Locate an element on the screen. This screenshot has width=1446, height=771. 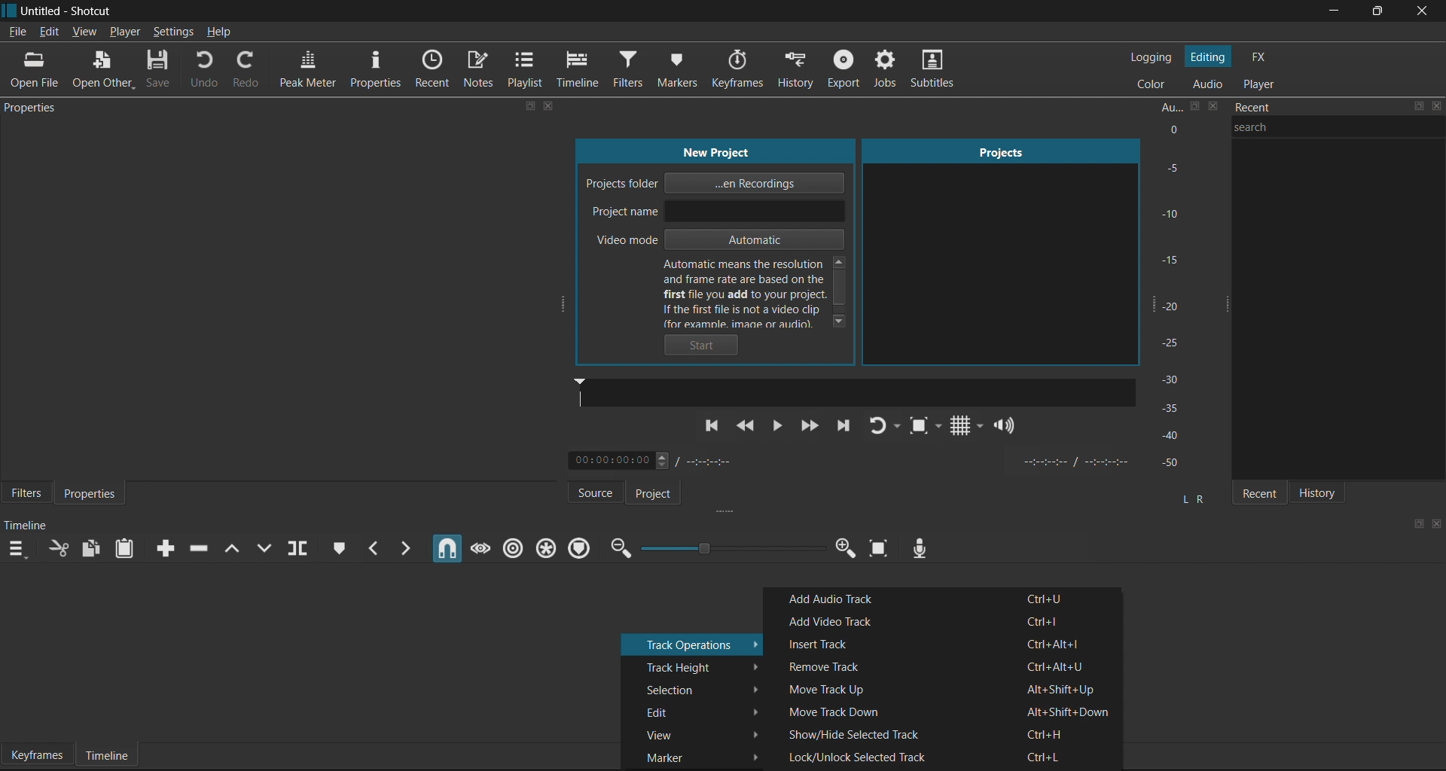
title bar is located at coordinates (664, 11).